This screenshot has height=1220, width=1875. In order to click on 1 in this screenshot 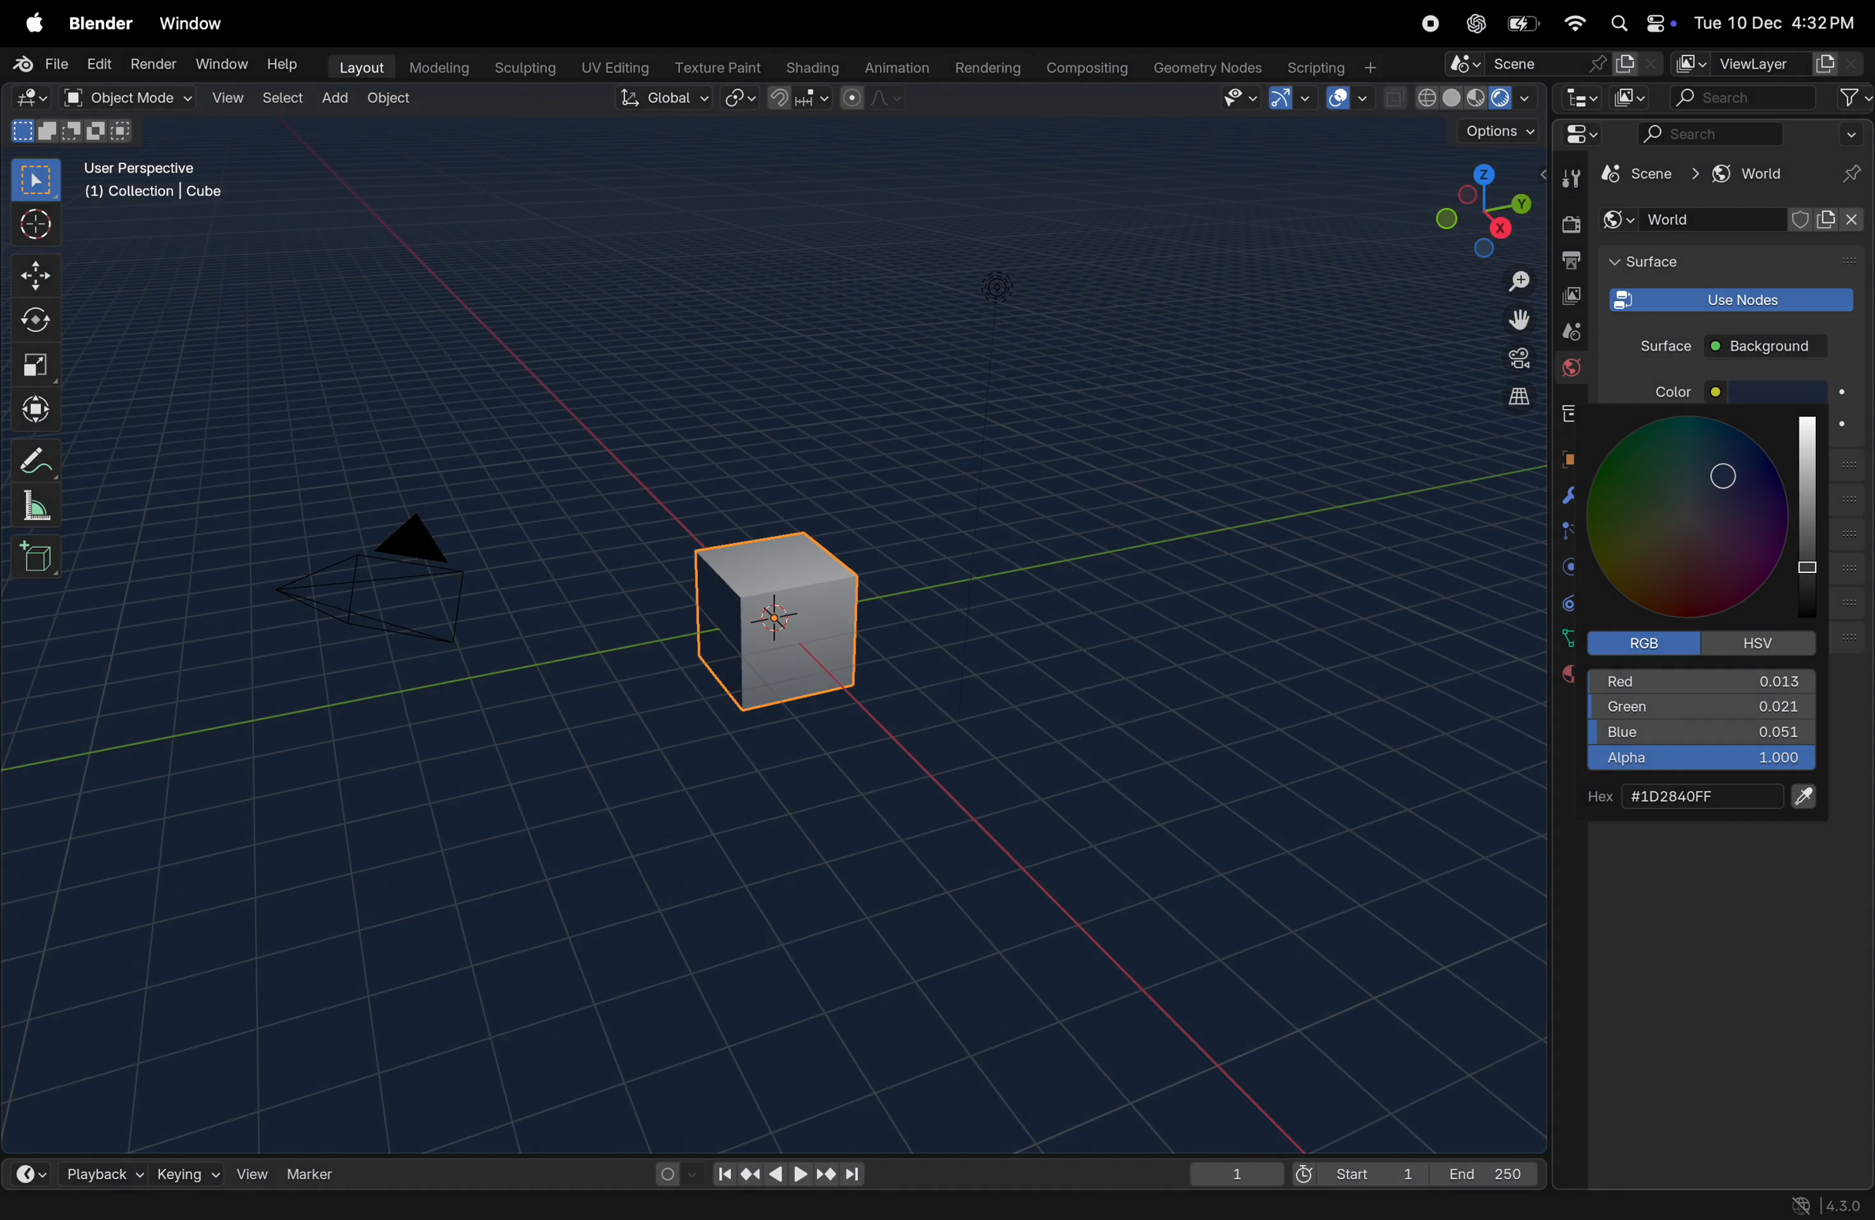, I will do `click(1235, 1171)`.